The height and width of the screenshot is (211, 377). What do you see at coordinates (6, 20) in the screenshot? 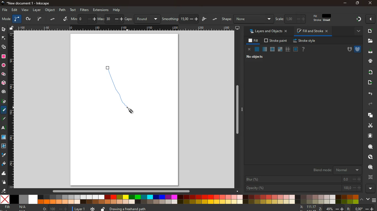
I see `mode` at bounding box center [6, 20].